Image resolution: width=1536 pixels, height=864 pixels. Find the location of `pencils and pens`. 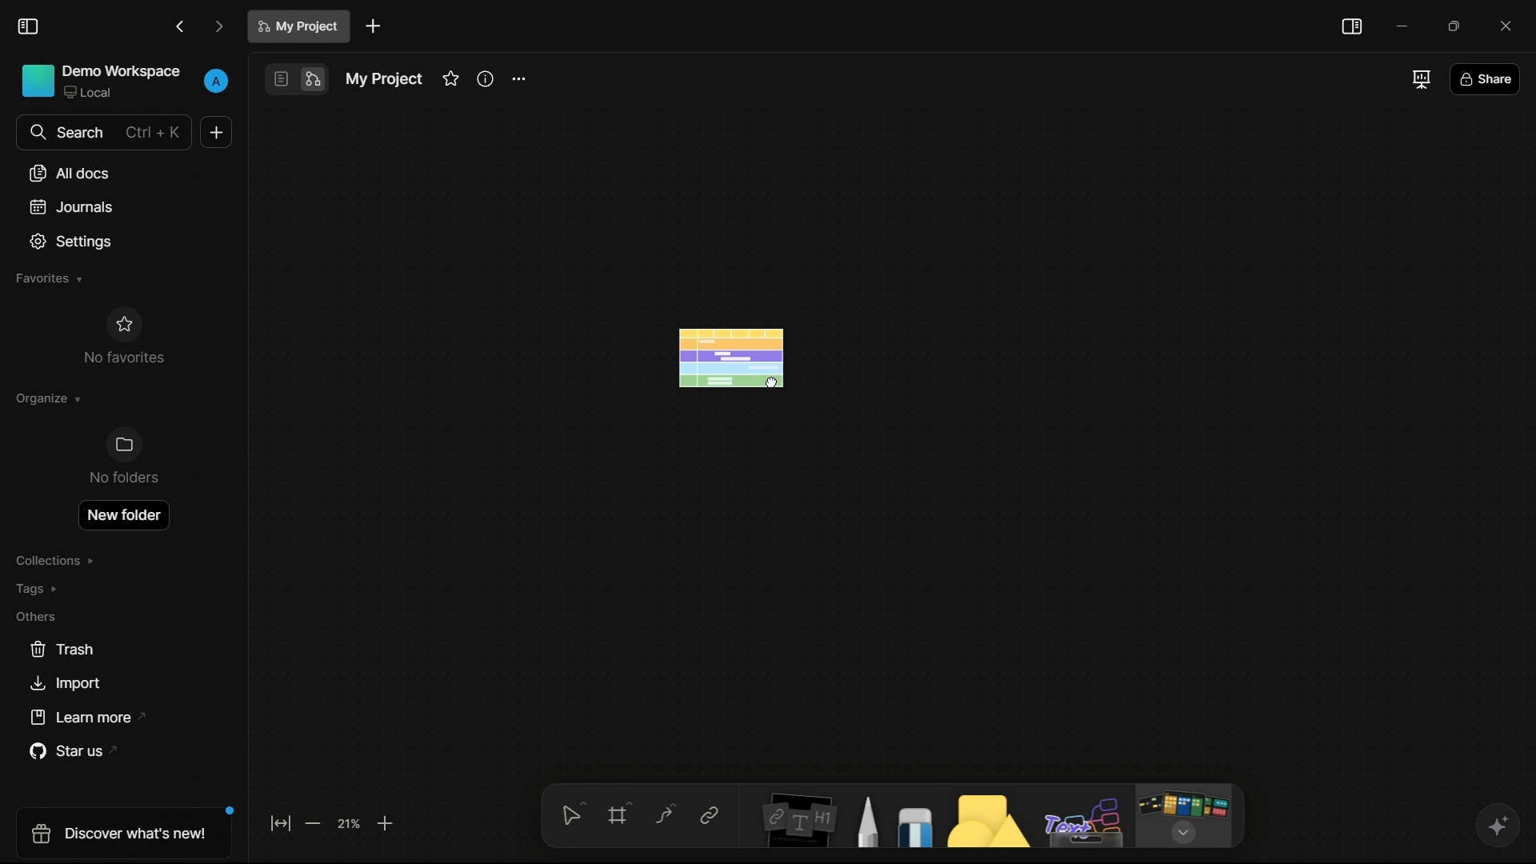

pencils and pens is located at coordinates (870, 822).